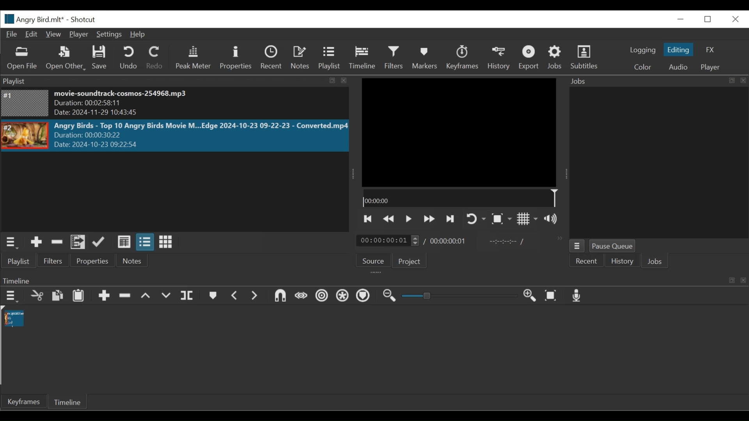 This screenshot has width=749, height=421. I want to click on Recent, so click(584, 262).